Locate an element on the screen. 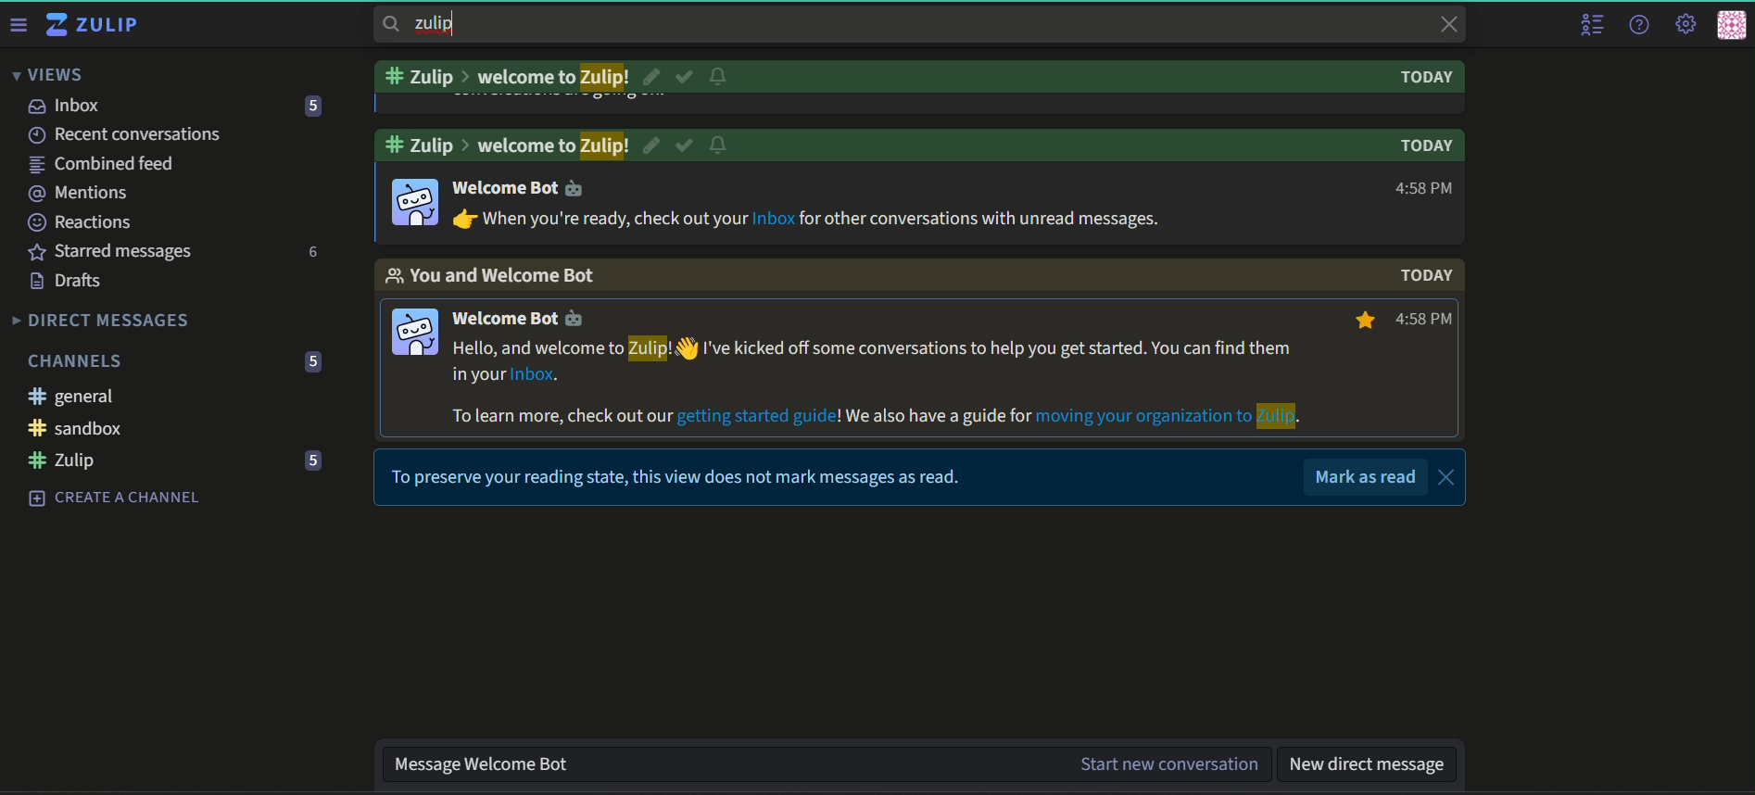  Menu is located at coordinates (18, 24).